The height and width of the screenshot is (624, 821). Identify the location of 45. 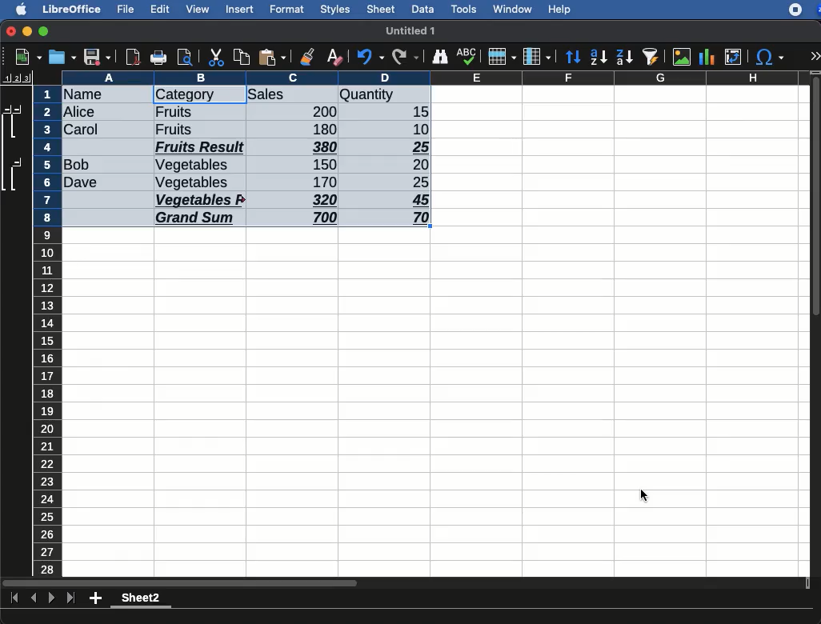
(420, 199).